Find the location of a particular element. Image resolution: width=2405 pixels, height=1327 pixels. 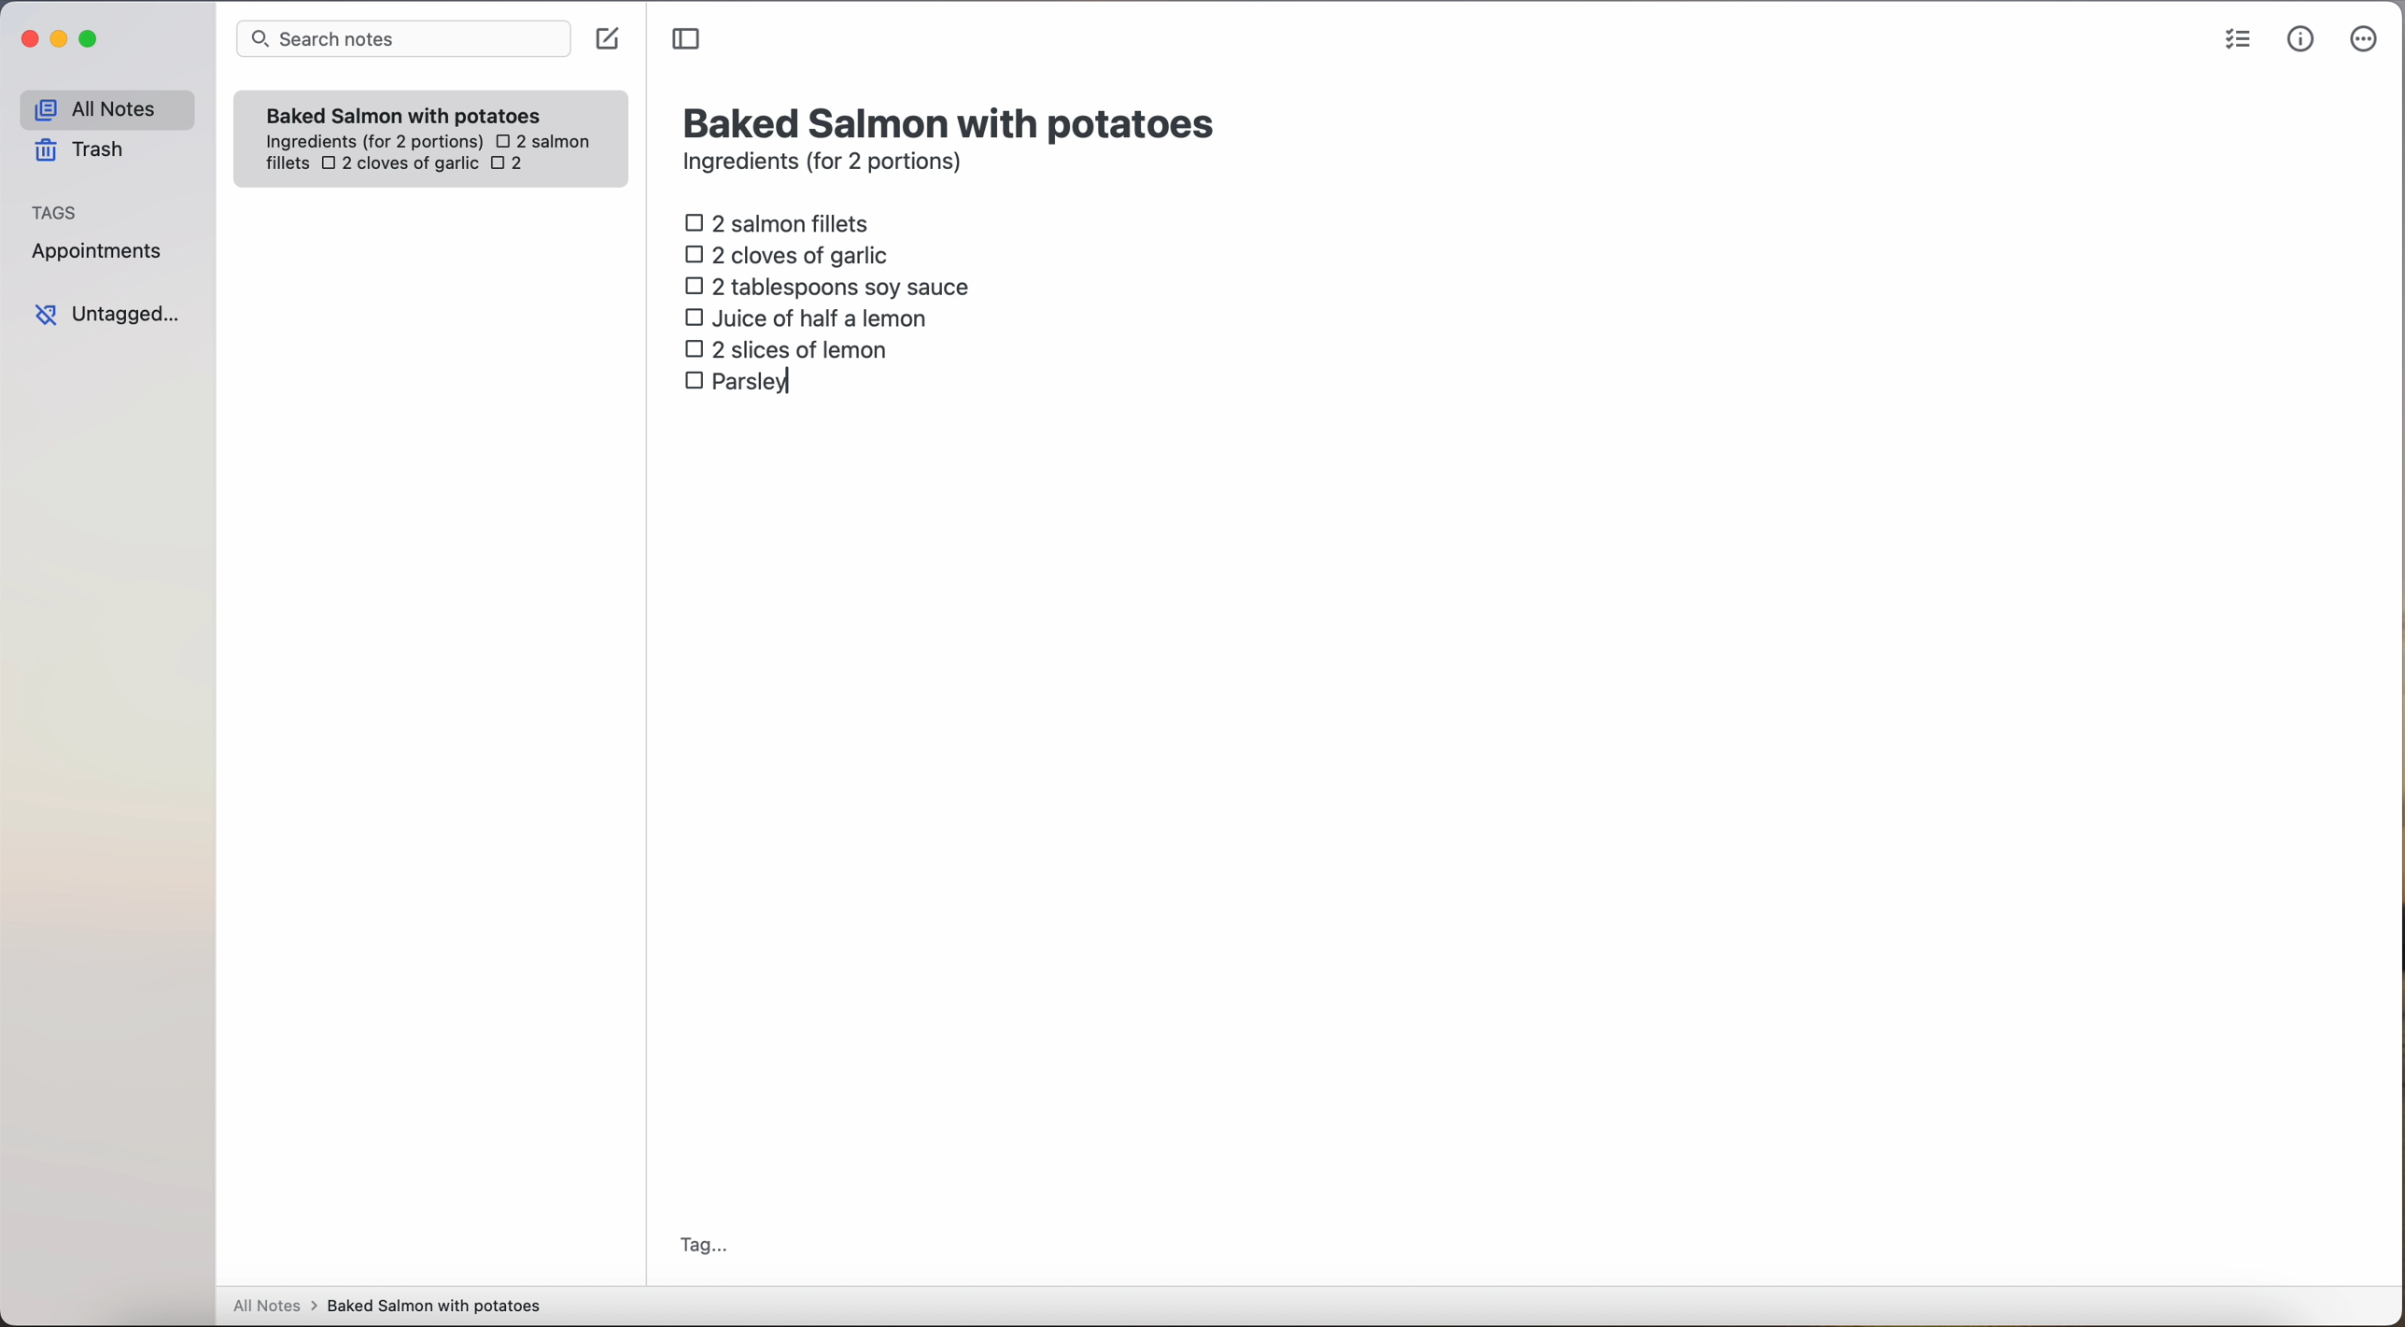

2 salmon is located at coordinates (541, 138).